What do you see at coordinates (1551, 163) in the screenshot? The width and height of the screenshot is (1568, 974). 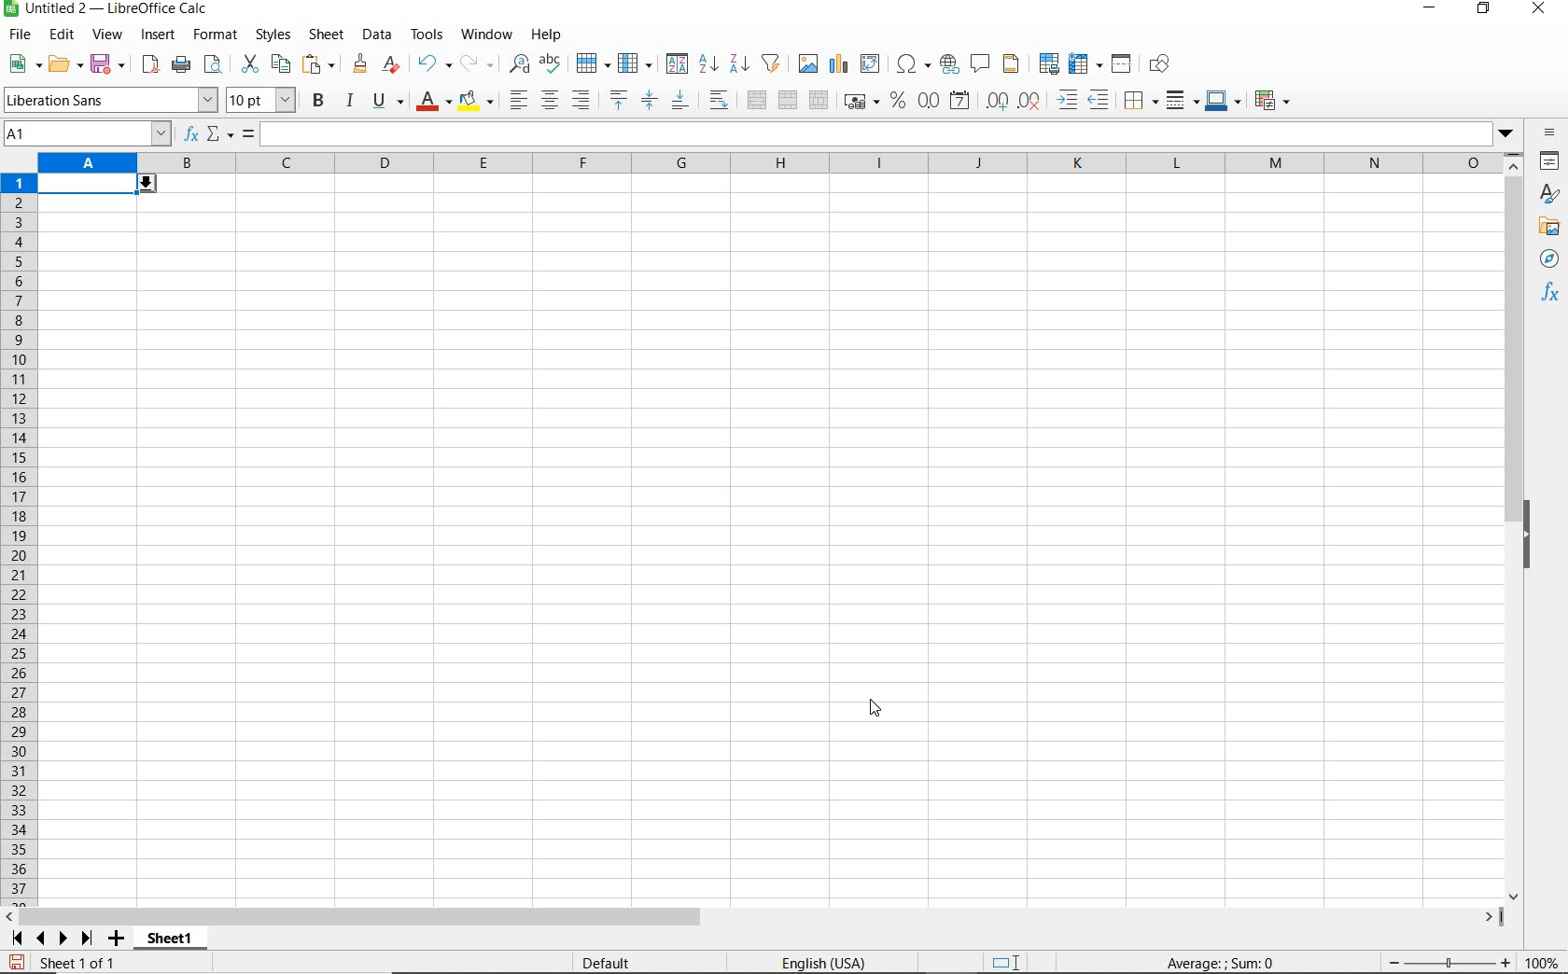 I see `properties` at bounding box center [1551, 163].